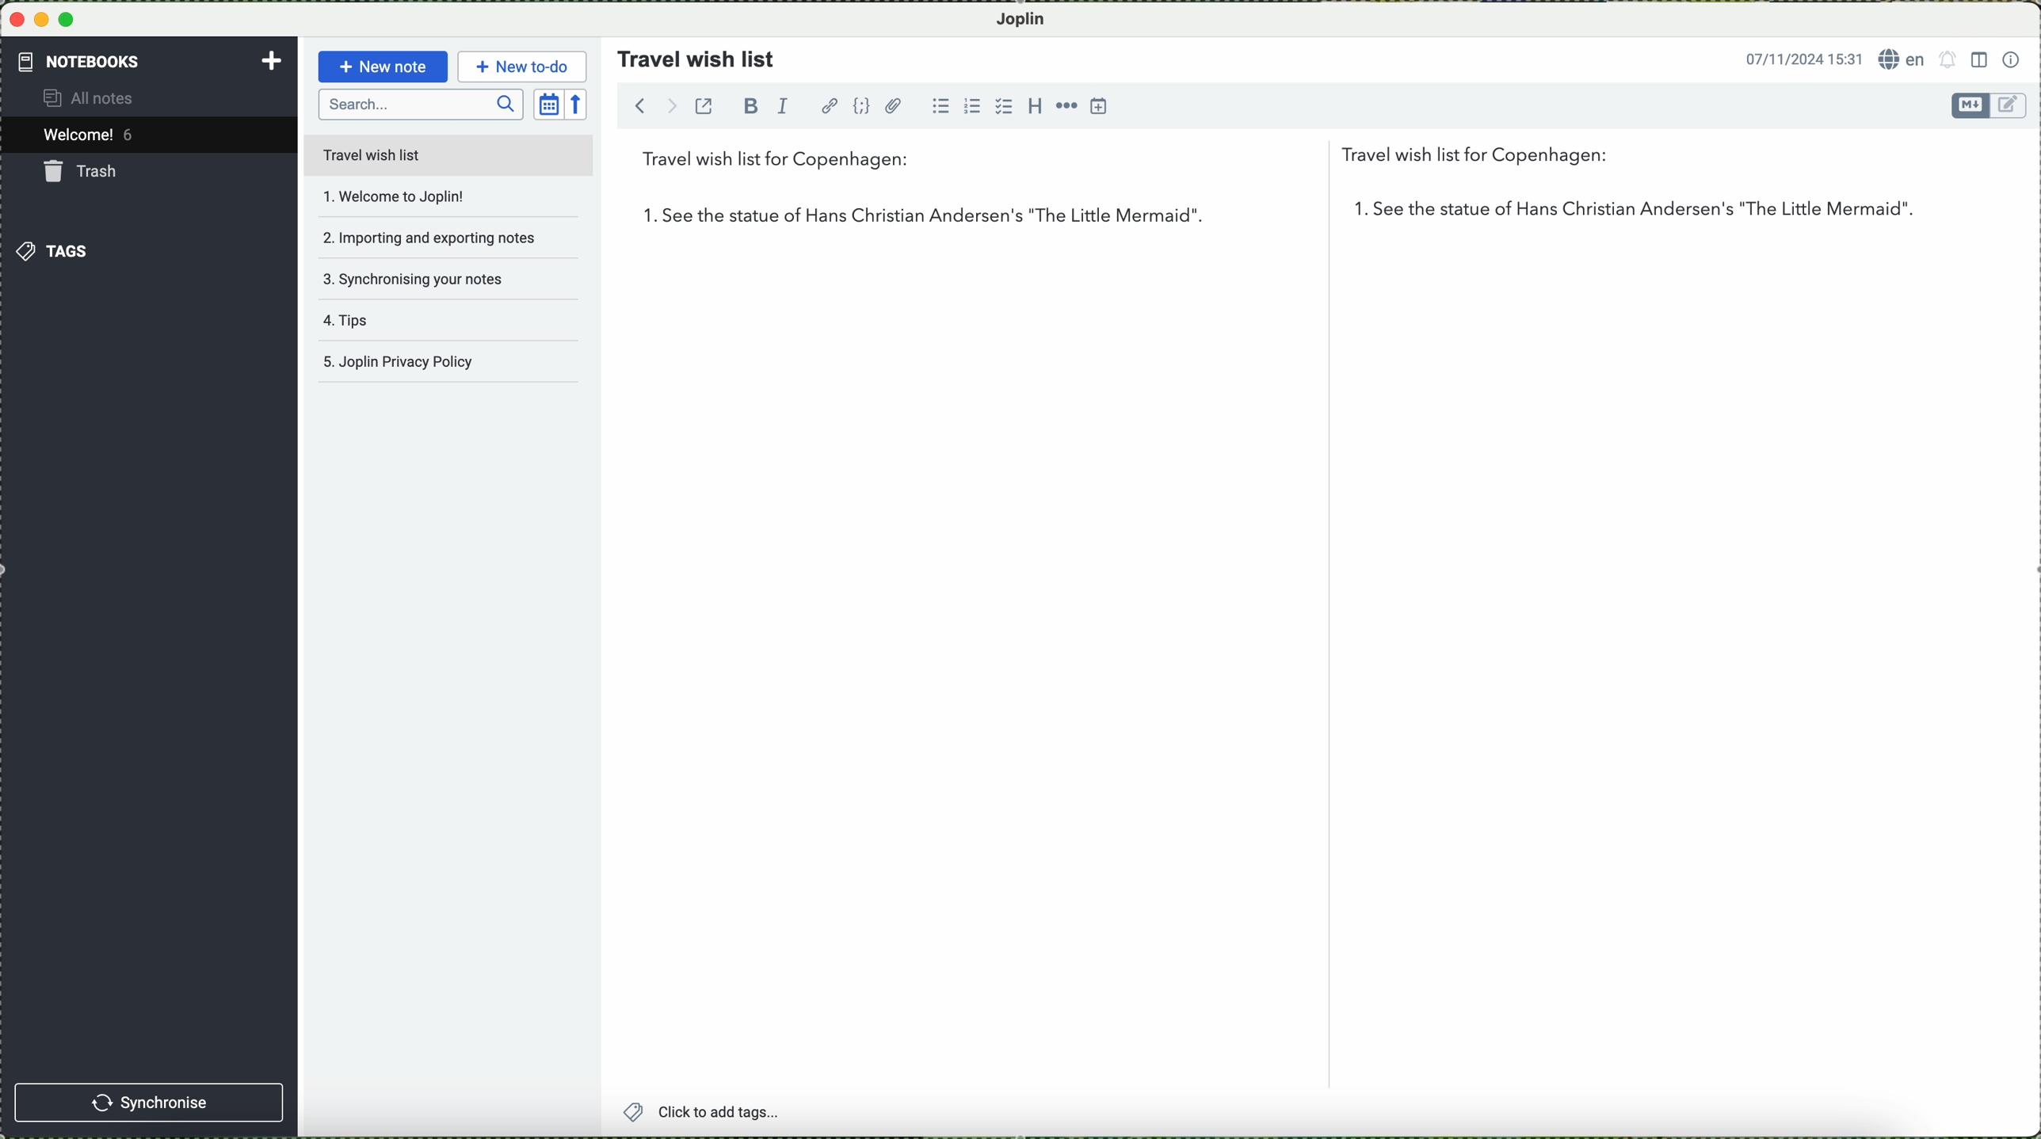 The height and width of the screenshot is (1139, 2041). Describe the element at coordinates (93, 137) in the screenshot. I see `welcome 5` at that location.